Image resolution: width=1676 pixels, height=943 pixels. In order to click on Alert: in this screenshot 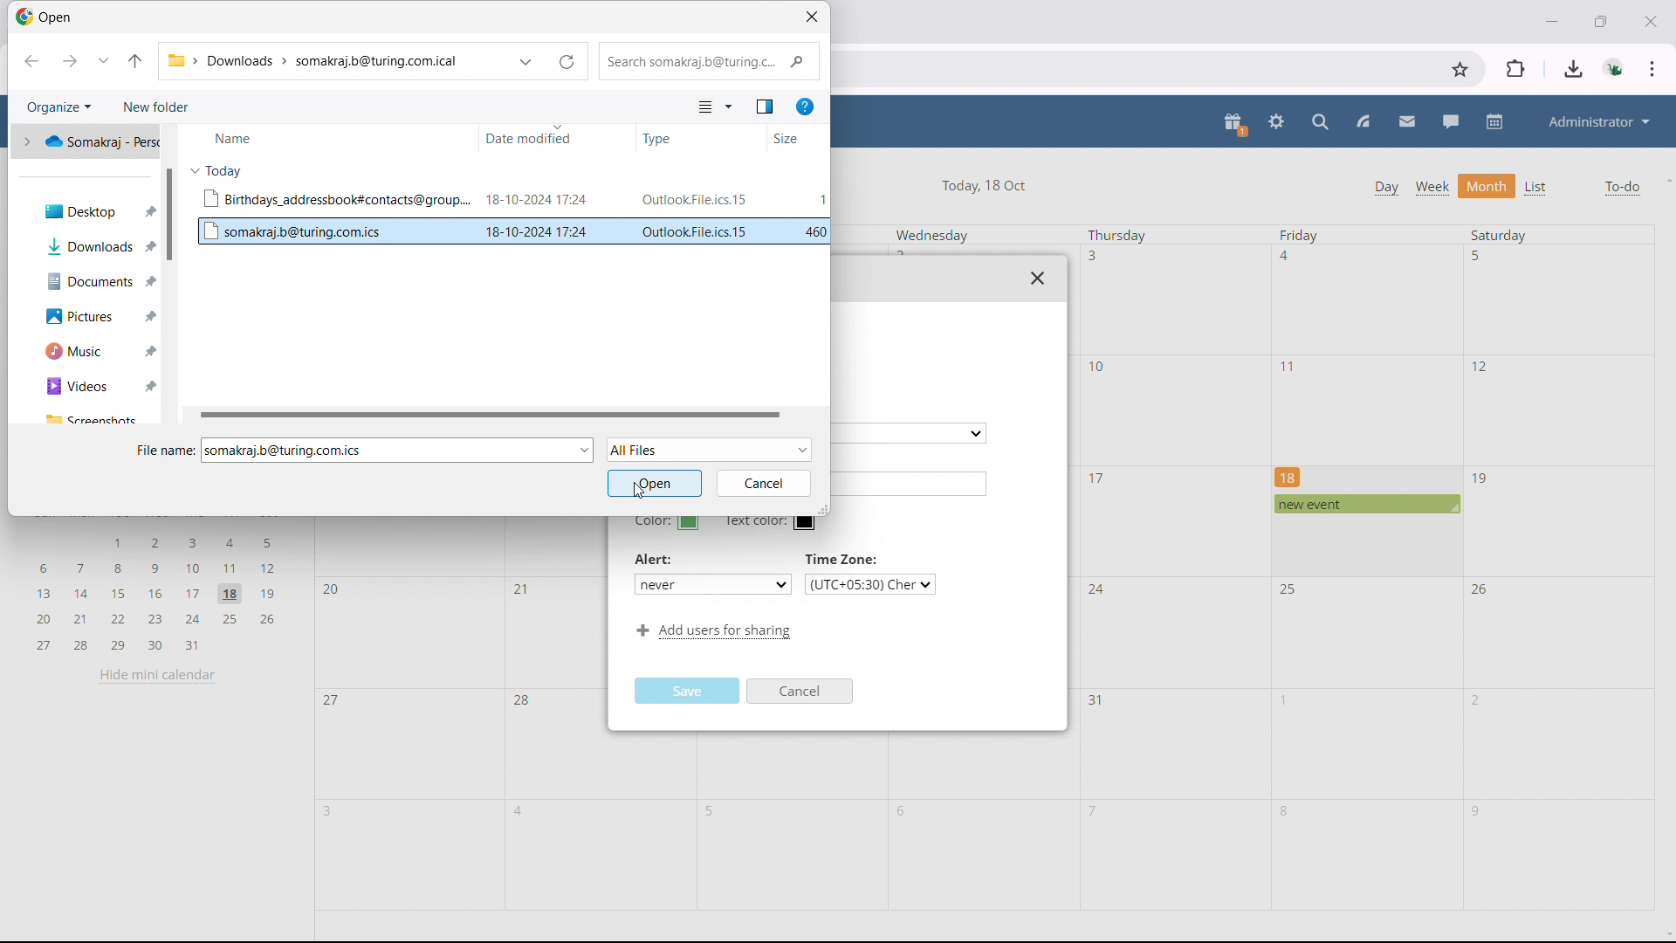, I will do `click(656, 560)`.